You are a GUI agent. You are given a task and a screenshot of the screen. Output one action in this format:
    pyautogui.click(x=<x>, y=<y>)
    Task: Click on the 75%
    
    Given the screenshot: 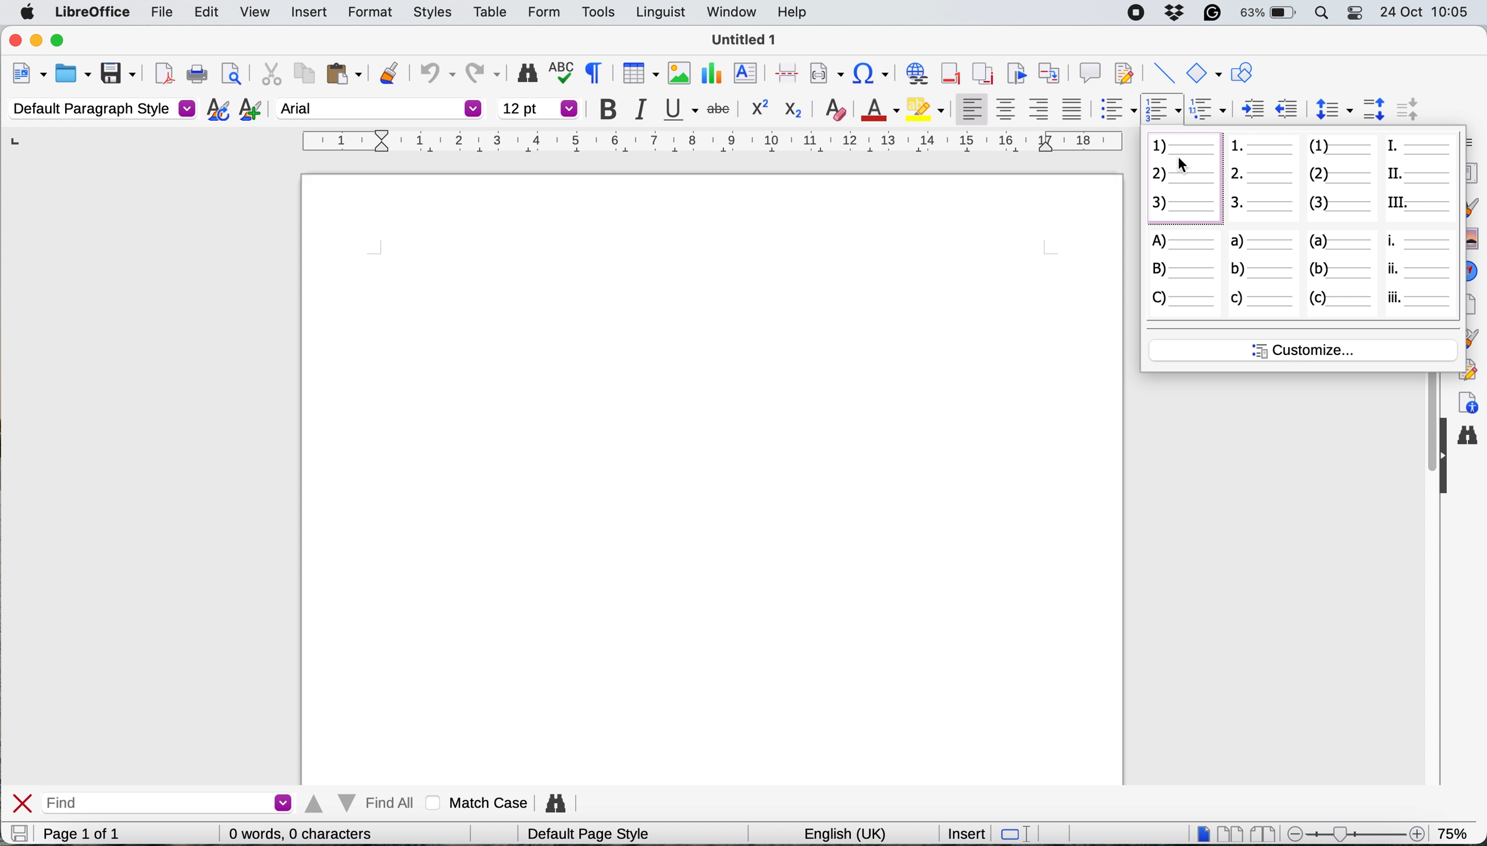 What is the action you would take?
    pyautogui.click(x=1455, y=832)
    